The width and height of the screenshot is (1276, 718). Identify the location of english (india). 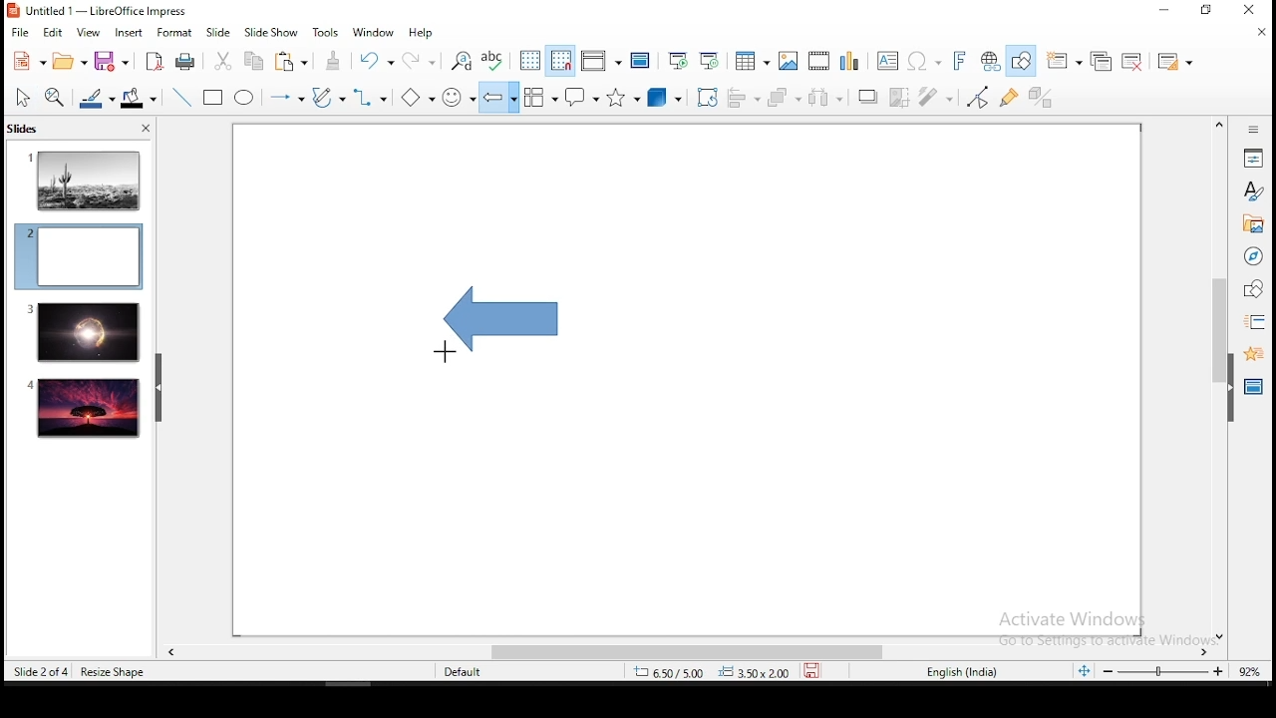
(965, 672).